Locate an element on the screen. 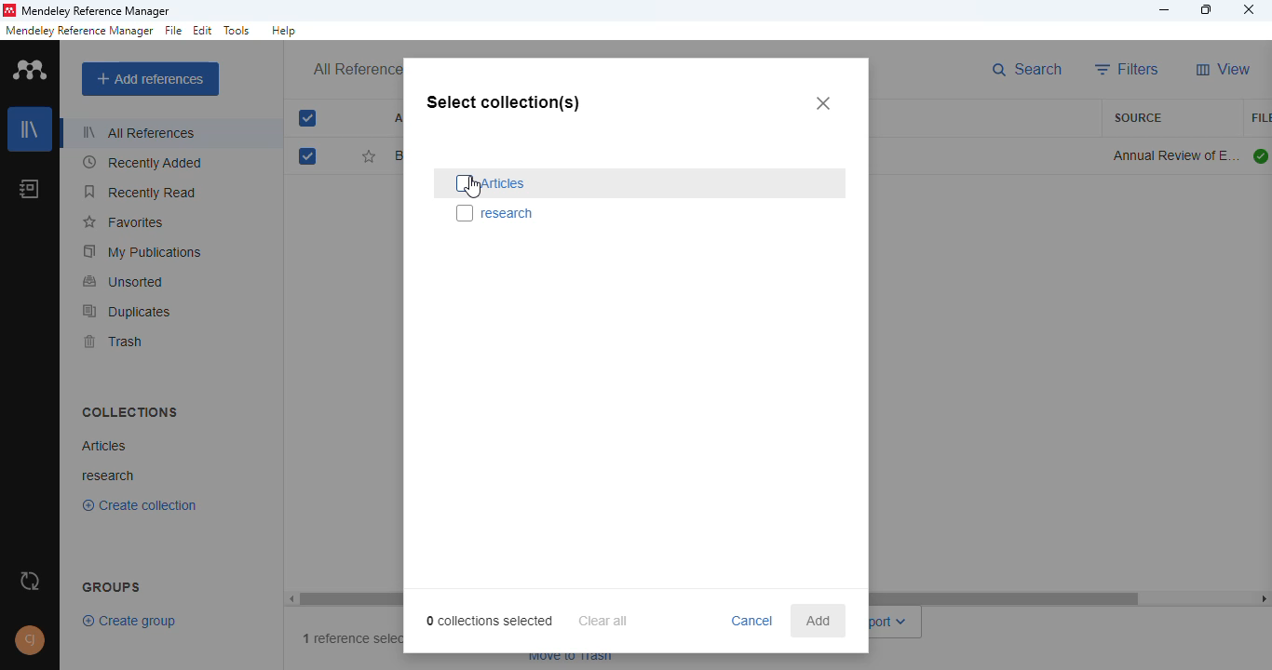  search is located at coordinates (1028, 70).